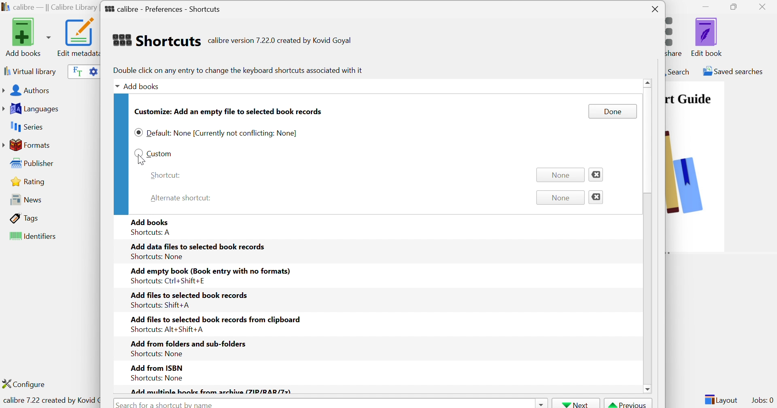  I want to click on Close, so click(764, 6).